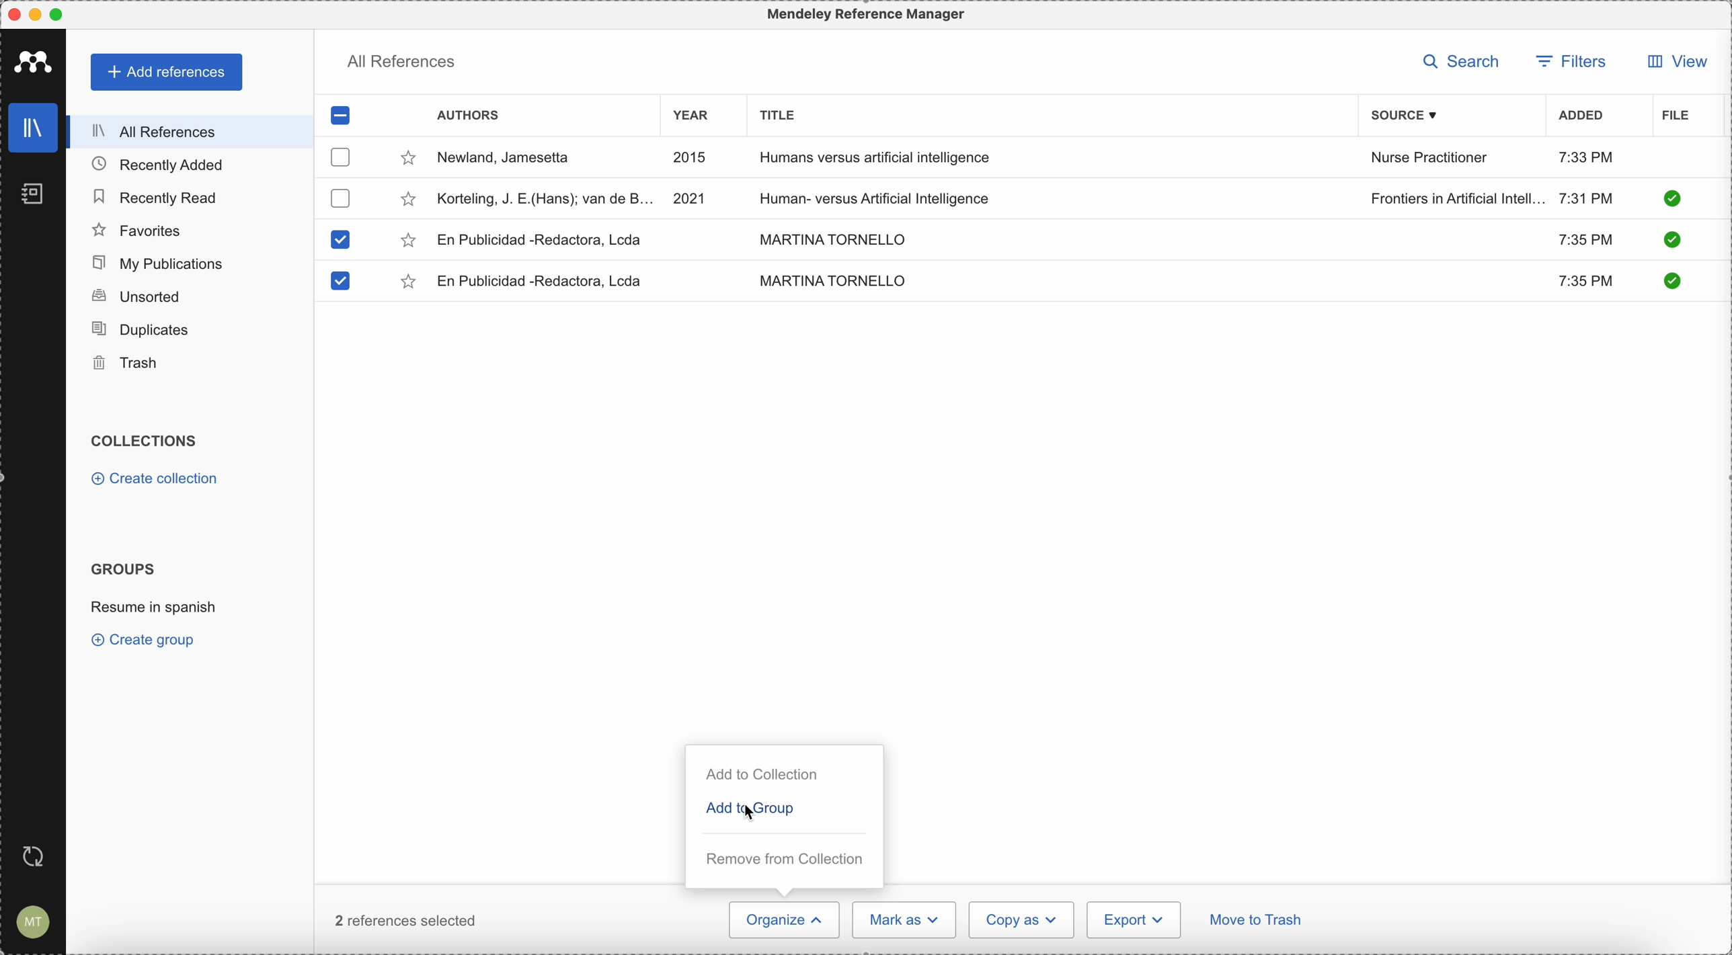 This screenshot has height=955, width=1732. Describe the element at coordinates (128, 364) in the screenshot. I see `trash` at that location.